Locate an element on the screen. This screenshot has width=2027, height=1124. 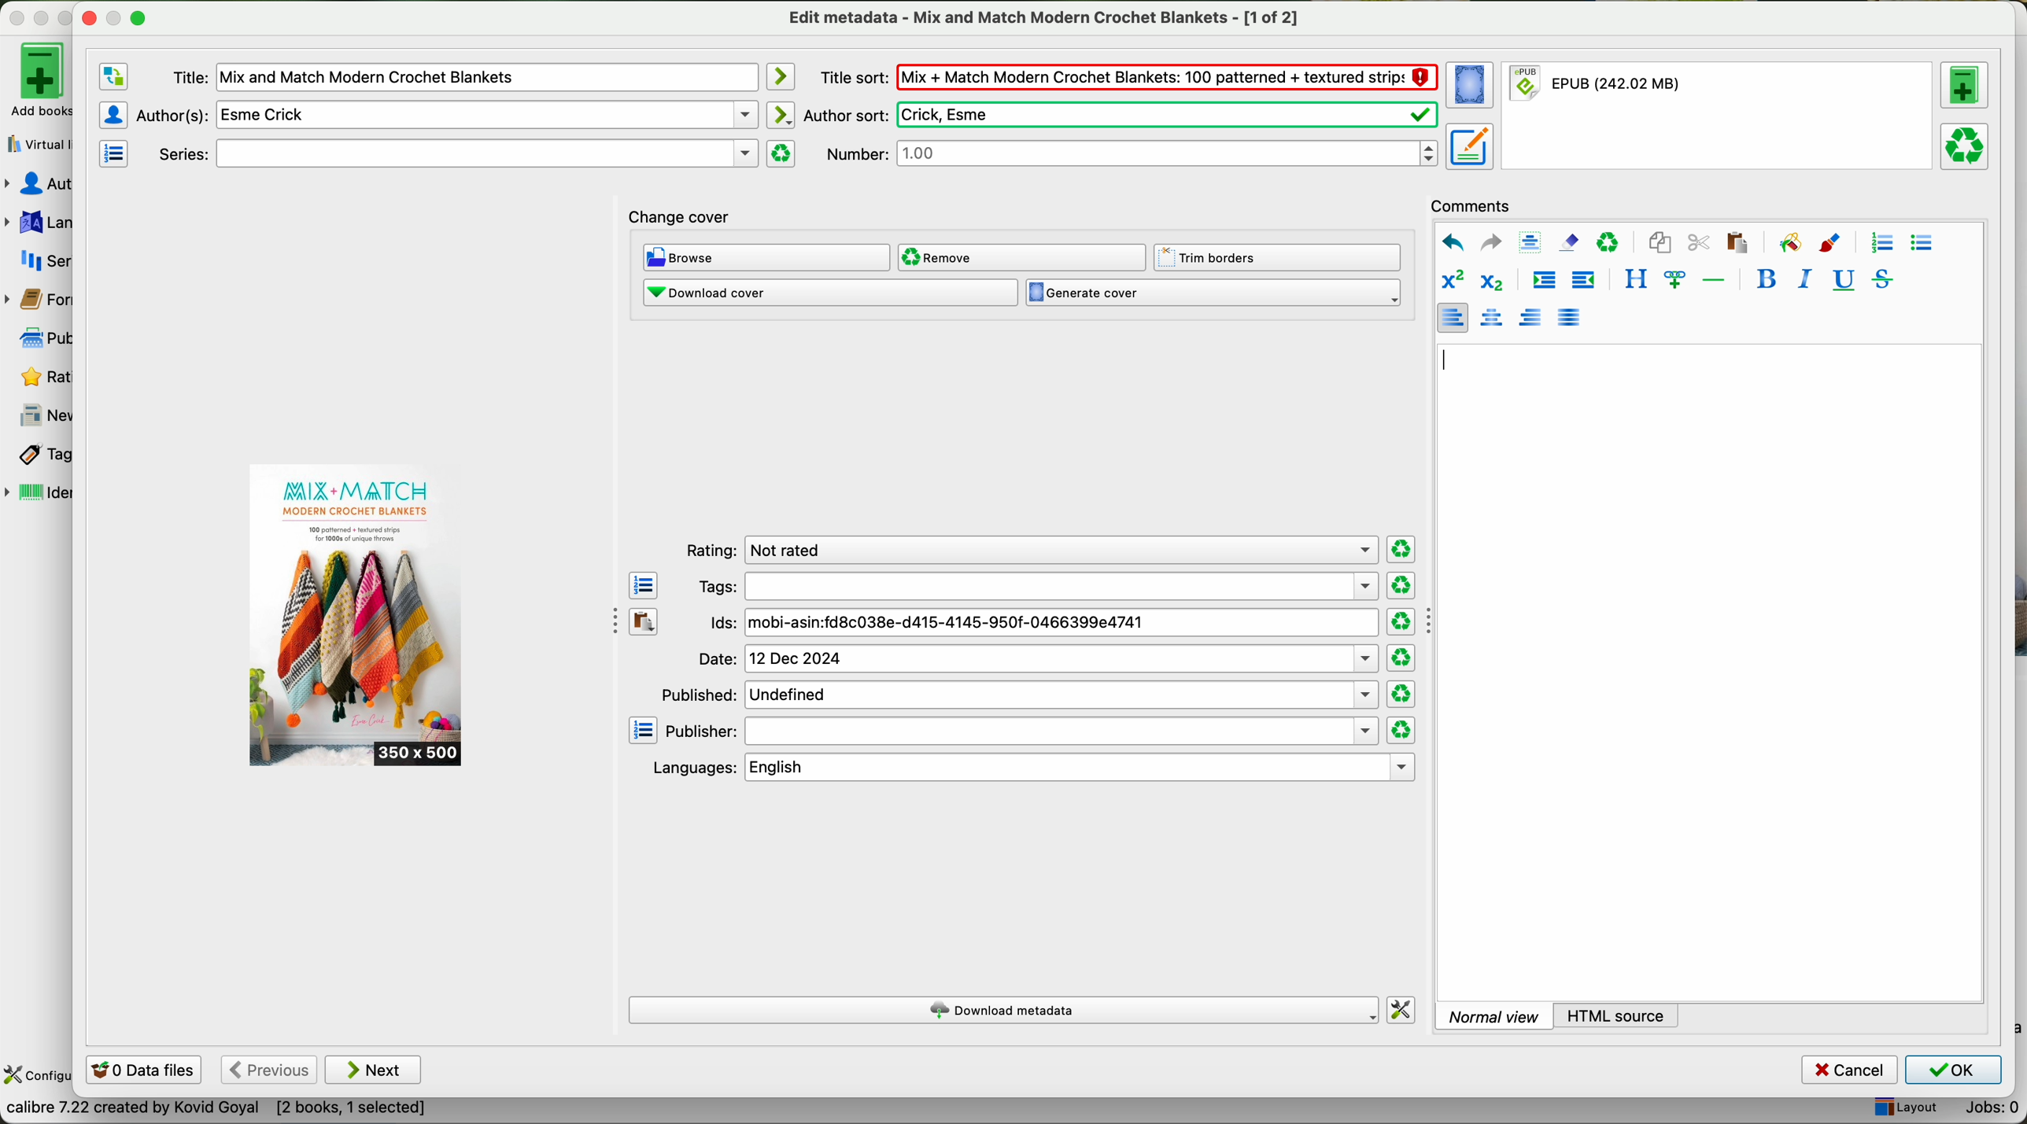
close window is located at coordinates (90, 16).